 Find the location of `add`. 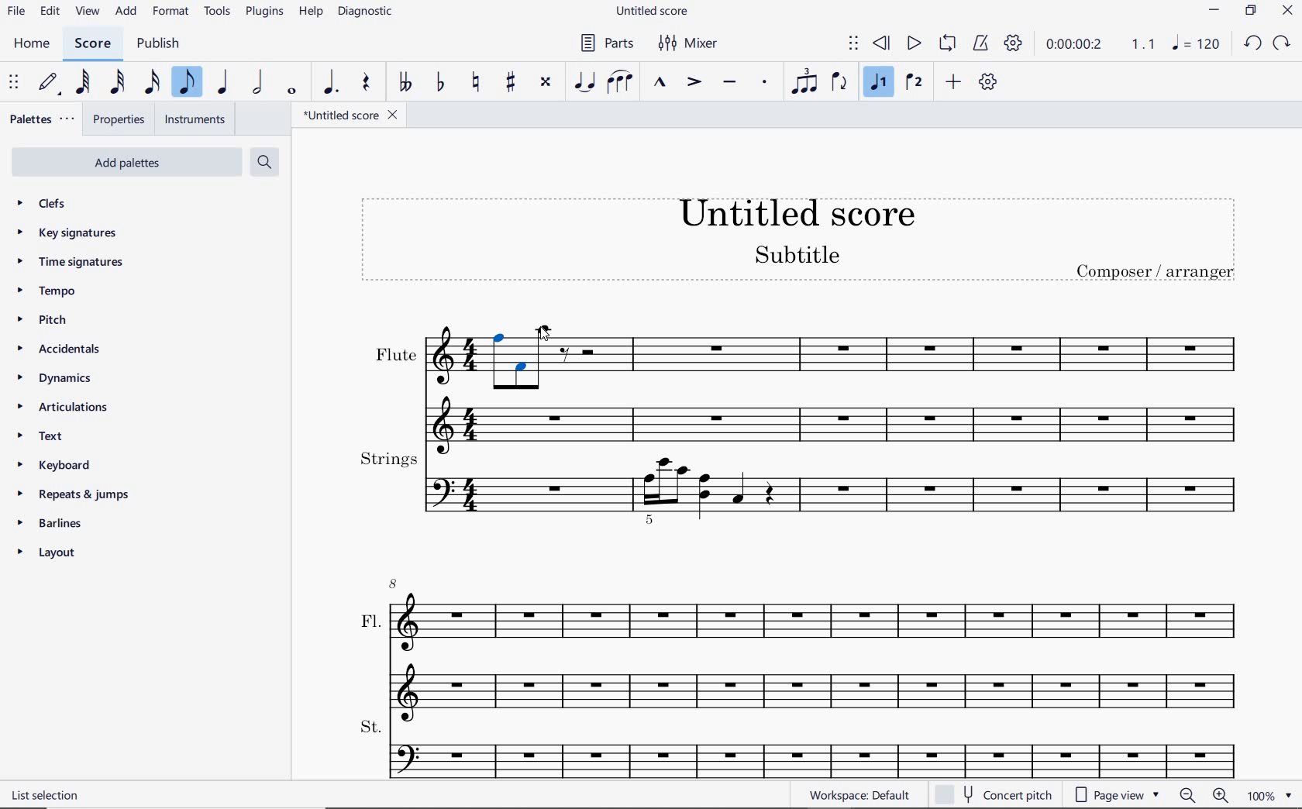

add is located at coordinates (126, 12).